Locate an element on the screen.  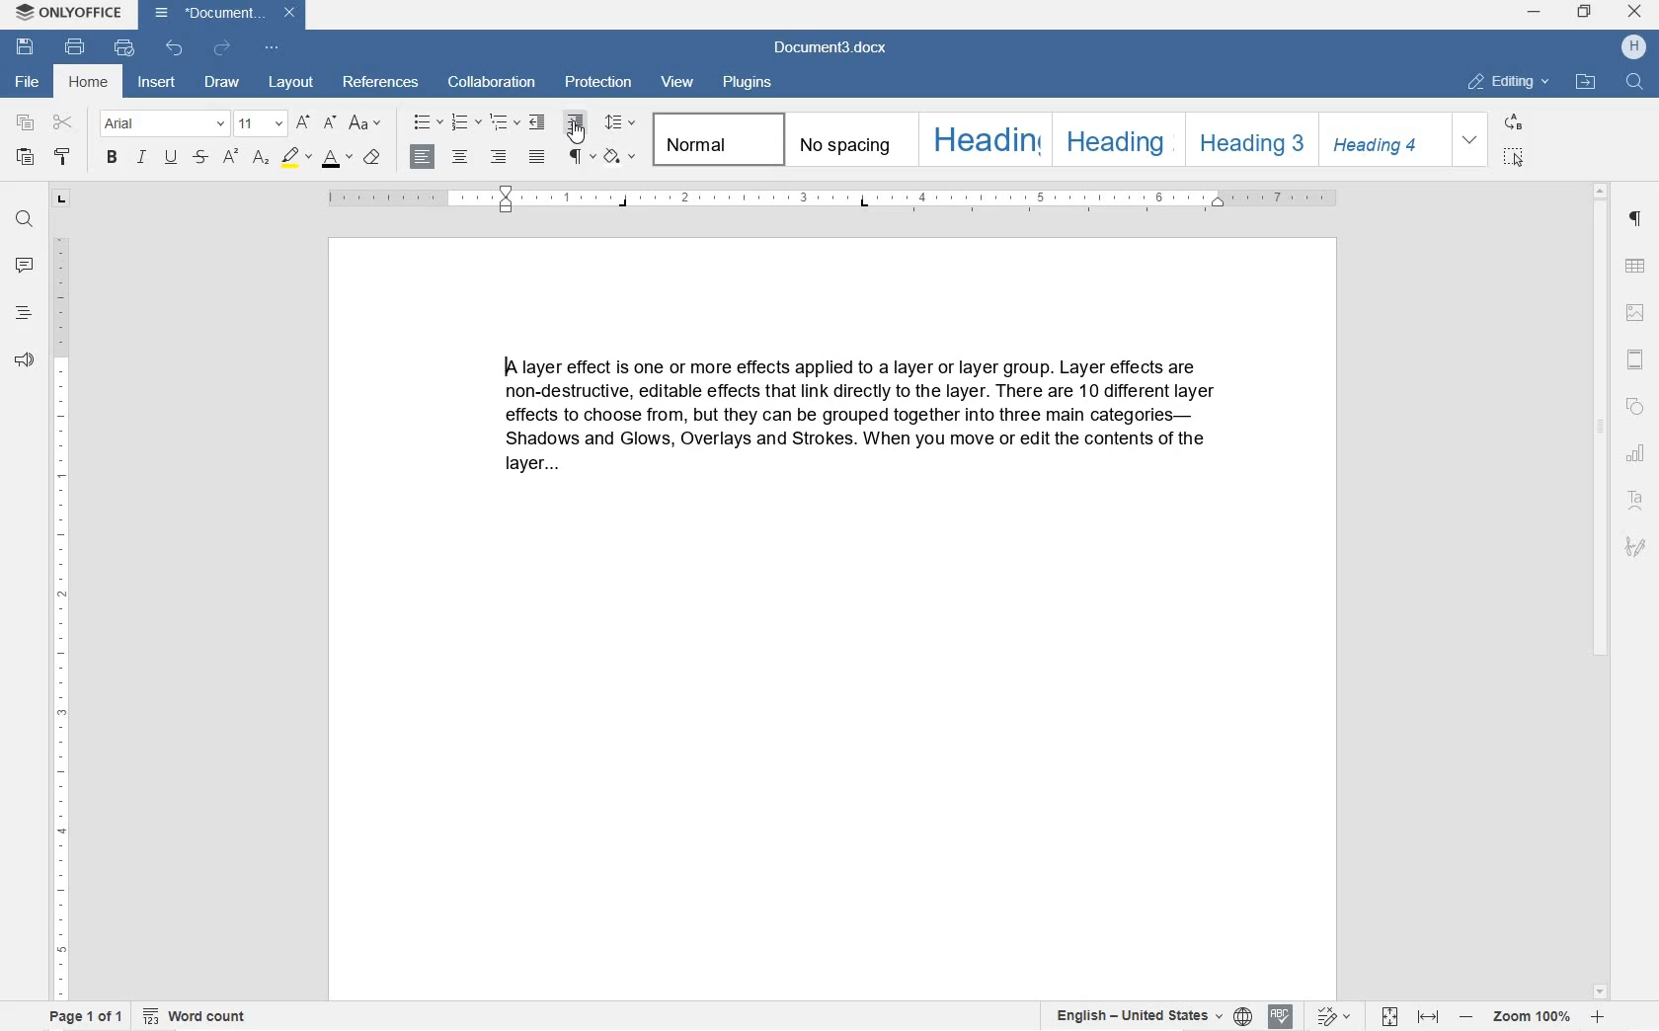
PLUGINS is located at coordinates (751, 82).